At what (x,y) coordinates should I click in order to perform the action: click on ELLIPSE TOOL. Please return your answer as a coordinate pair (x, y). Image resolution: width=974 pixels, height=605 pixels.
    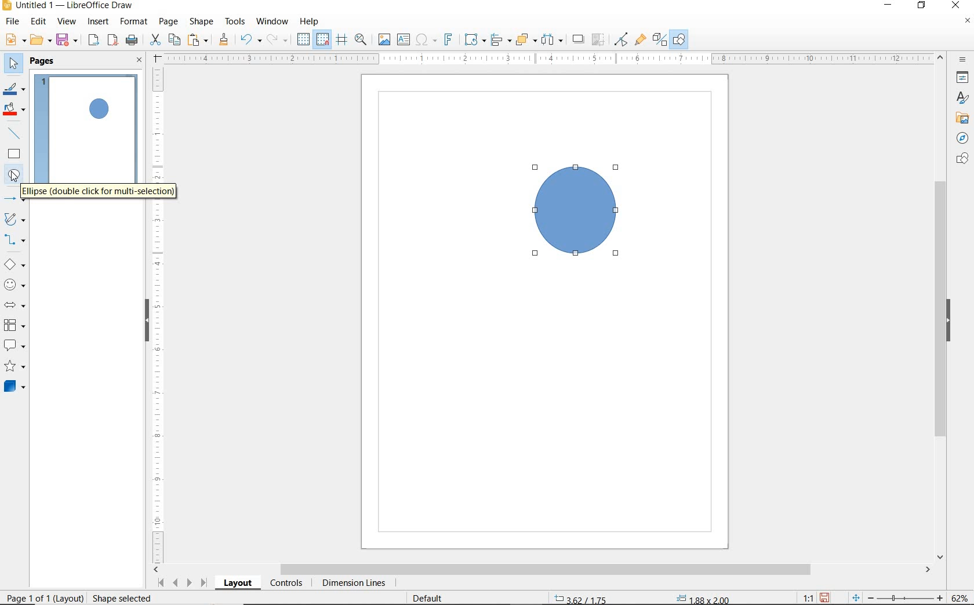
    Looking at the image, I should click on (537, 257).